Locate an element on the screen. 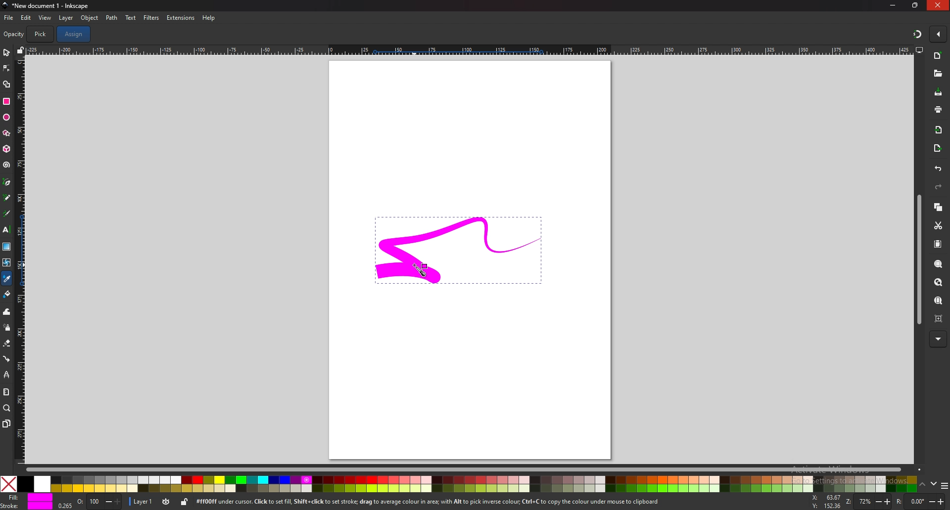  rotate is located at coordinates (919, 502).